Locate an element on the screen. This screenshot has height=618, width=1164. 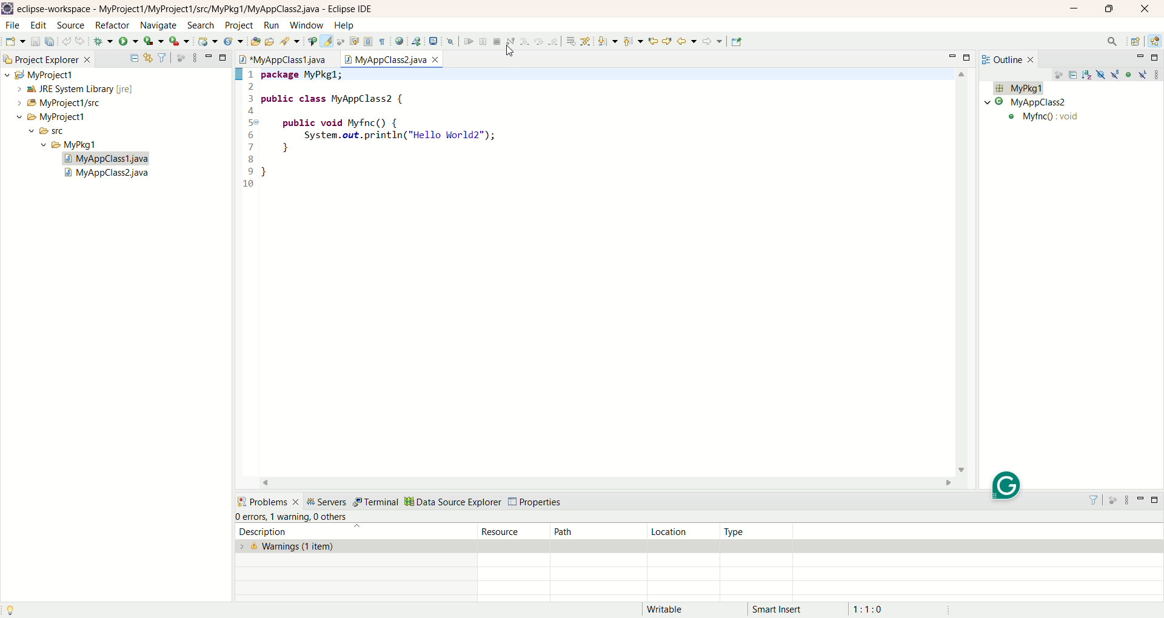
source is located at coordinates (73, 26).